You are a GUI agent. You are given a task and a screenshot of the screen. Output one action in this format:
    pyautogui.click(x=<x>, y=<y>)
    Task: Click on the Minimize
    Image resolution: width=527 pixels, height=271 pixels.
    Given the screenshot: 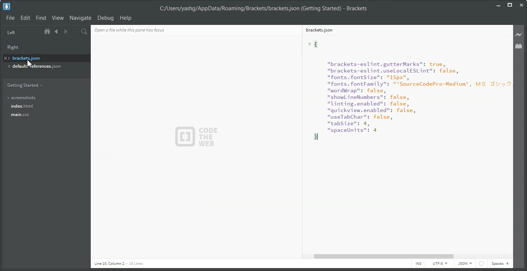 What is the action you would take?
    pyautogui.click(x=499, y=4)
    